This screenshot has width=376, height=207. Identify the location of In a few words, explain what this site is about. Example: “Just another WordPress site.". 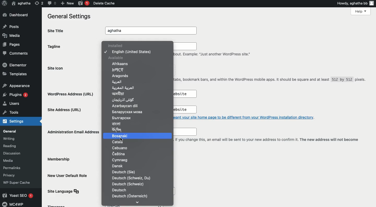
(179, 50).